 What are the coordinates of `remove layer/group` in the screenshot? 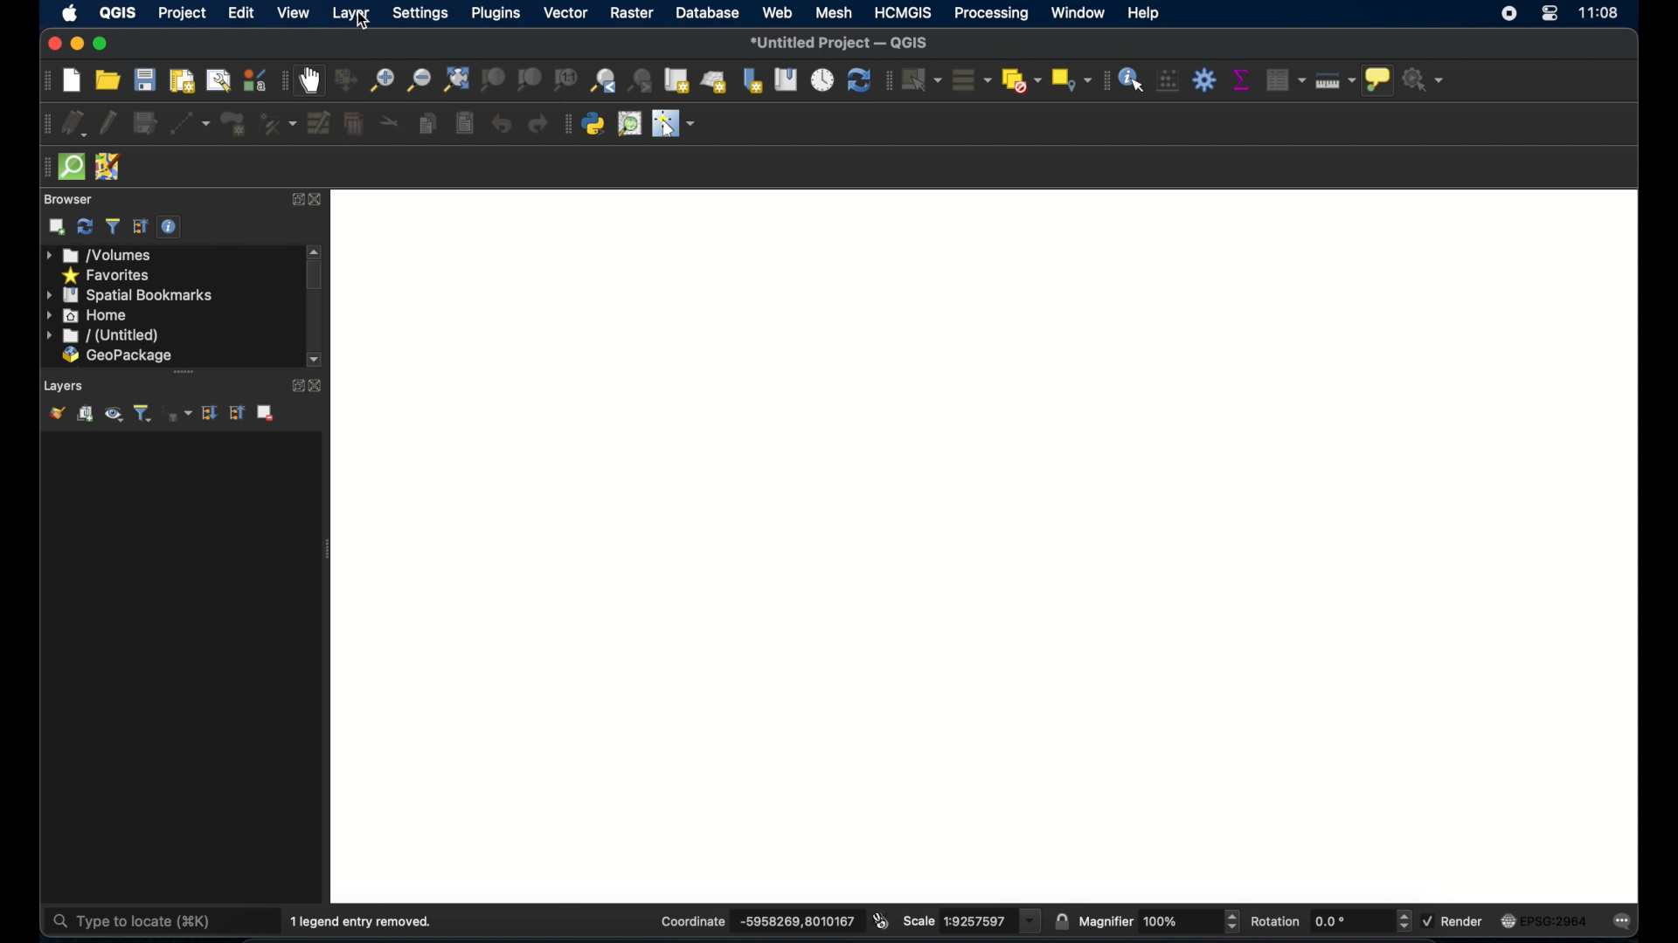 It's located at (269, 413).